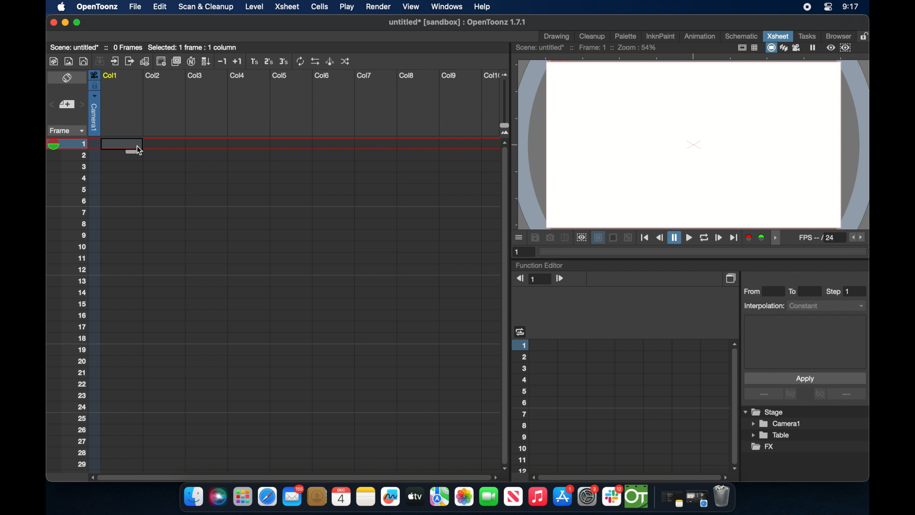 Image resolution: width=915 pixels, height=515 pixels. I want to click on xsheet, so click(288, 7).